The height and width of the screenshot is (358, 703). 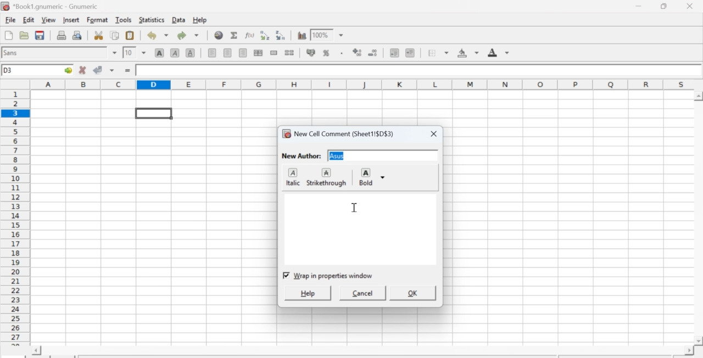 What do you see at coordinates (116, 36) in the screenshot?
I see `Copy` at bounding box center [116, 36].